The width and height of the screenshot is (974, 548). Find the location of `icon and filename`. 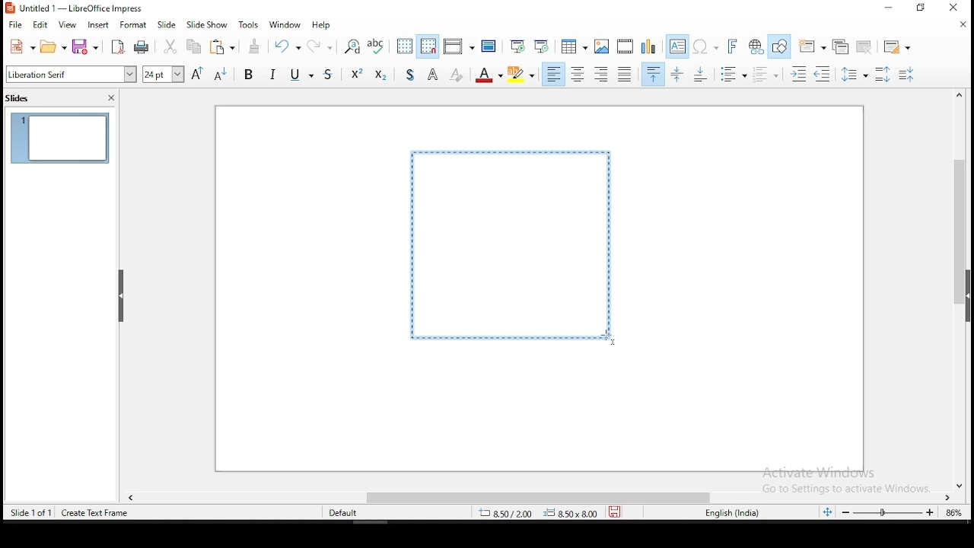

icon and filename is located at coordinates (79, 9).